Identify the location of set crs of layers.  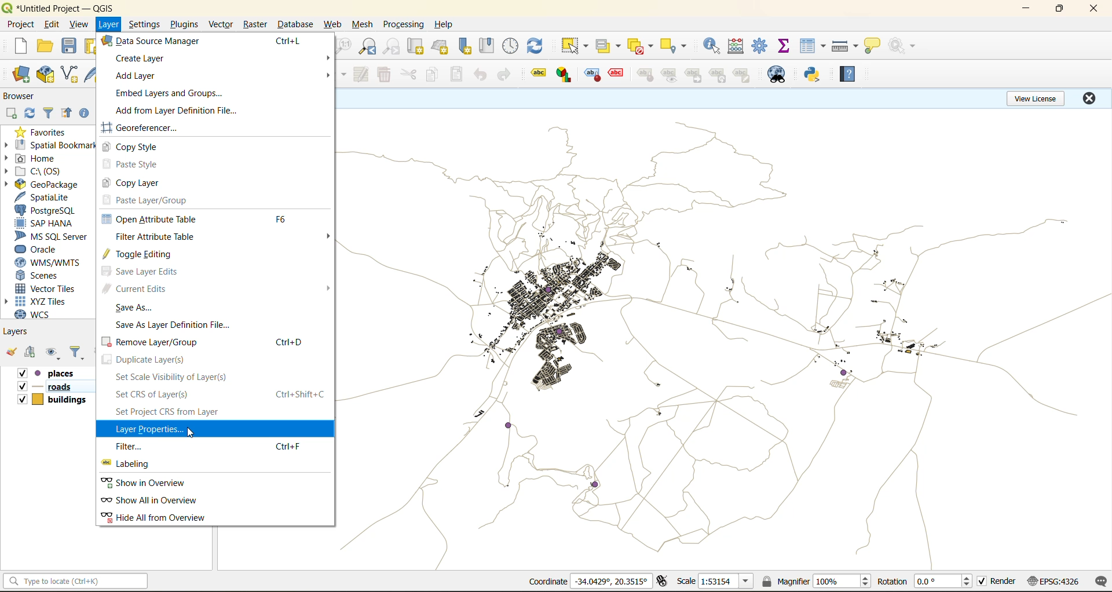
(218, 396).